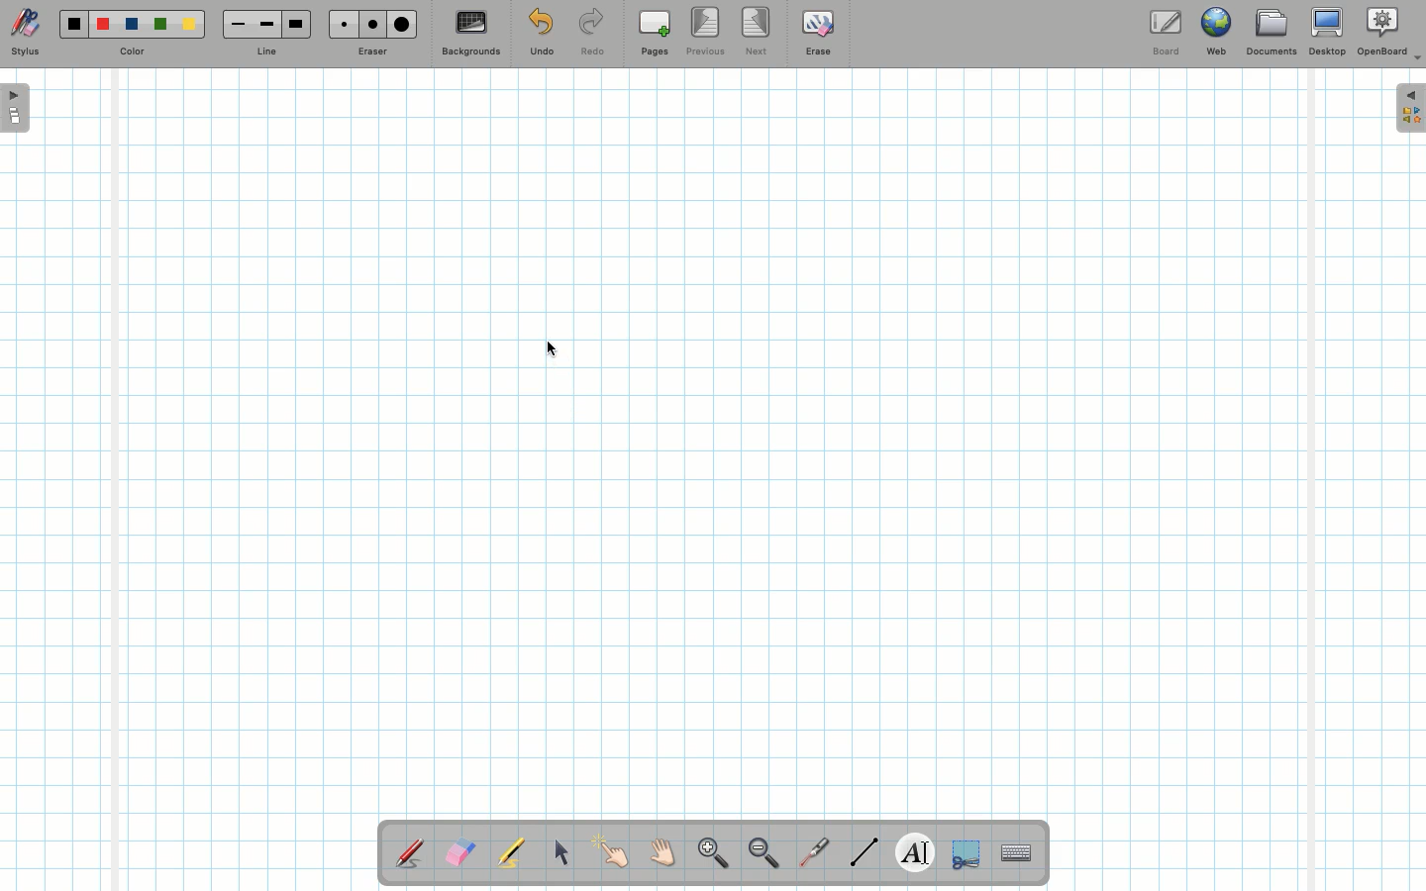  Describe the element at coordinates (1017, 847) in the screenshot. I see `Text input` at that location.